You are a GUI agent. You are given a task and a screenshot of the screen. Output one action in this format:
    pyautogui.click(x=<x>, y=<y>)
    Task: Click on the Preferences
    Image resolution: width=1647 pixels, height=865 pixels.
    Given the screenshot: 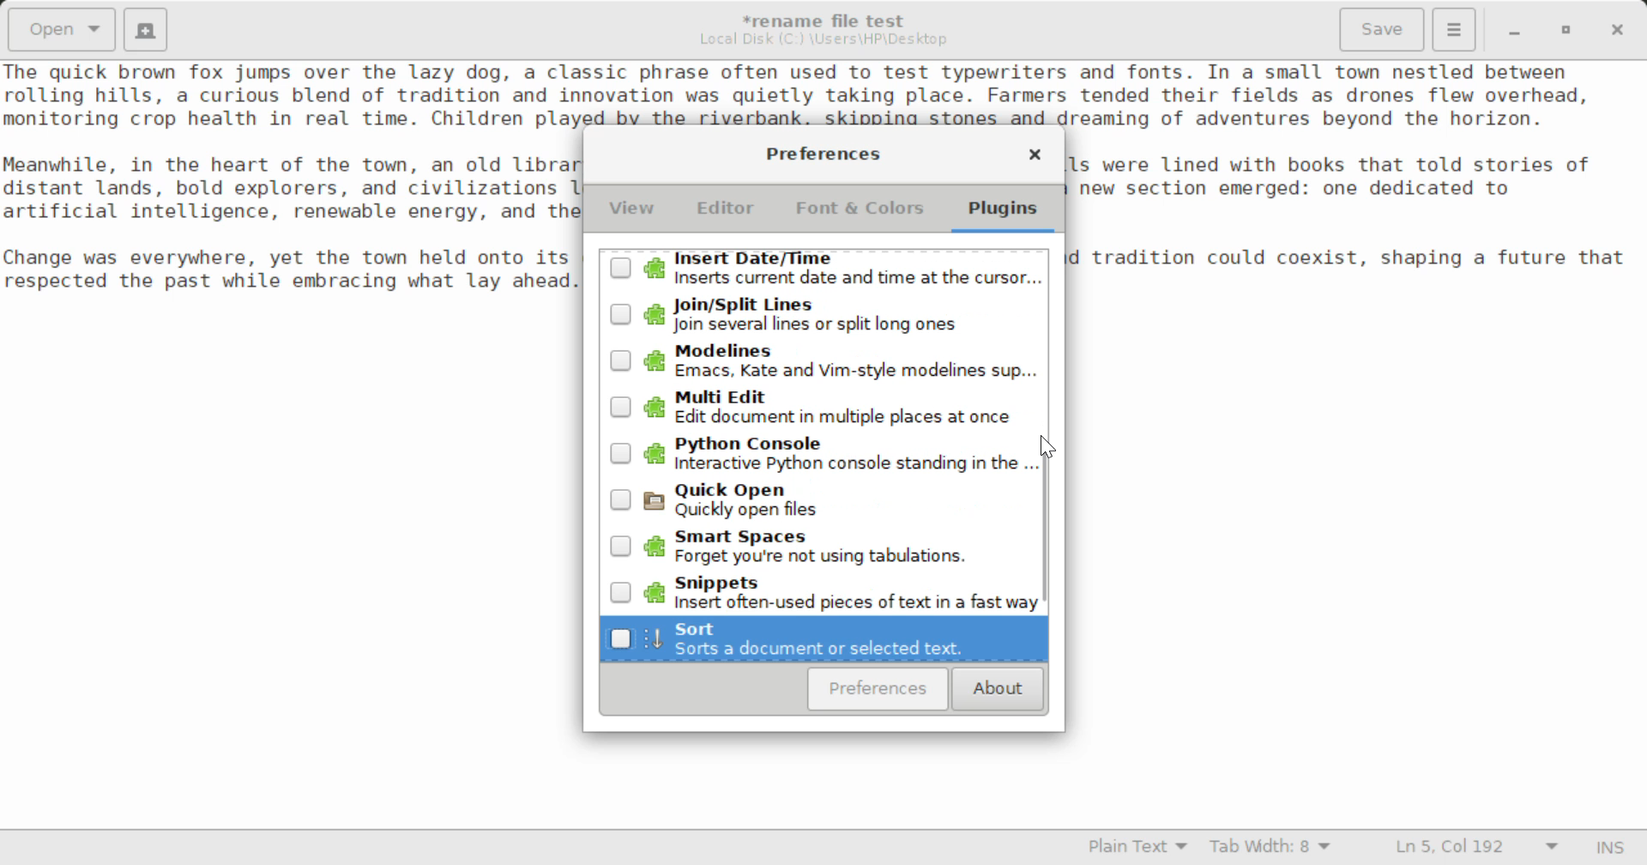 What is the action you would take?
    pyautogui.click(x=878, y=689)
    